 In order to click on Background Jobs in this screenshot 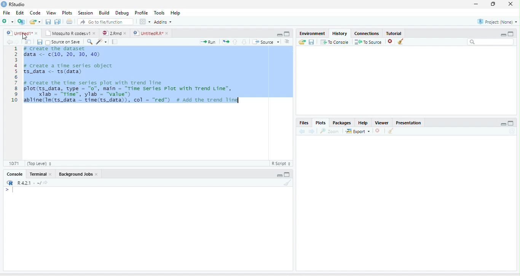, I will do `click(75, 174)`.